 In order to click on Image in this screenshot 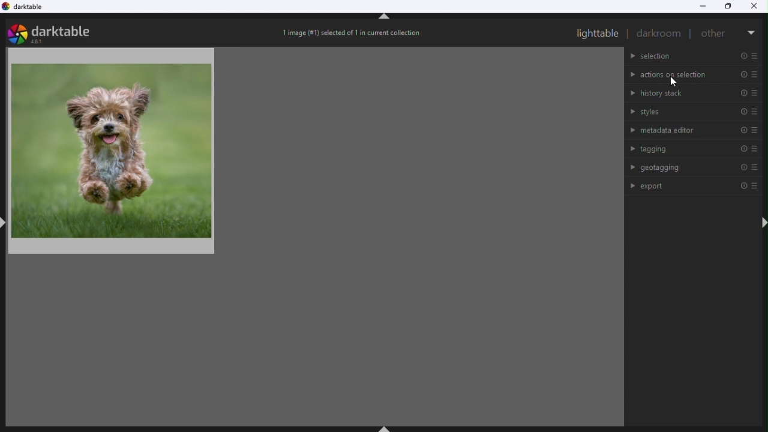, I will do `click(139, 172)`.